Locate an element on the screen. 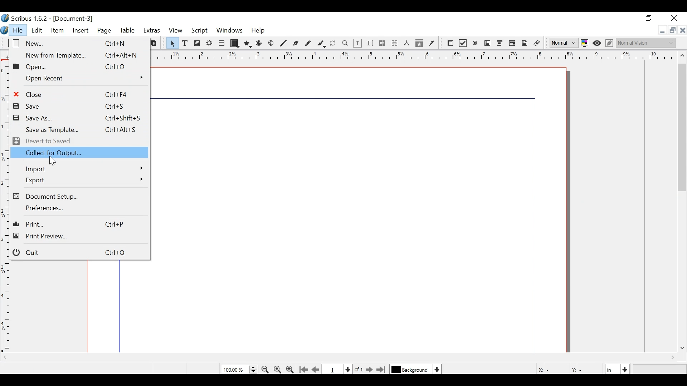 This screenshot has height=386, width=687. Vertical Scroll bar is located at coordinates (683, 127).